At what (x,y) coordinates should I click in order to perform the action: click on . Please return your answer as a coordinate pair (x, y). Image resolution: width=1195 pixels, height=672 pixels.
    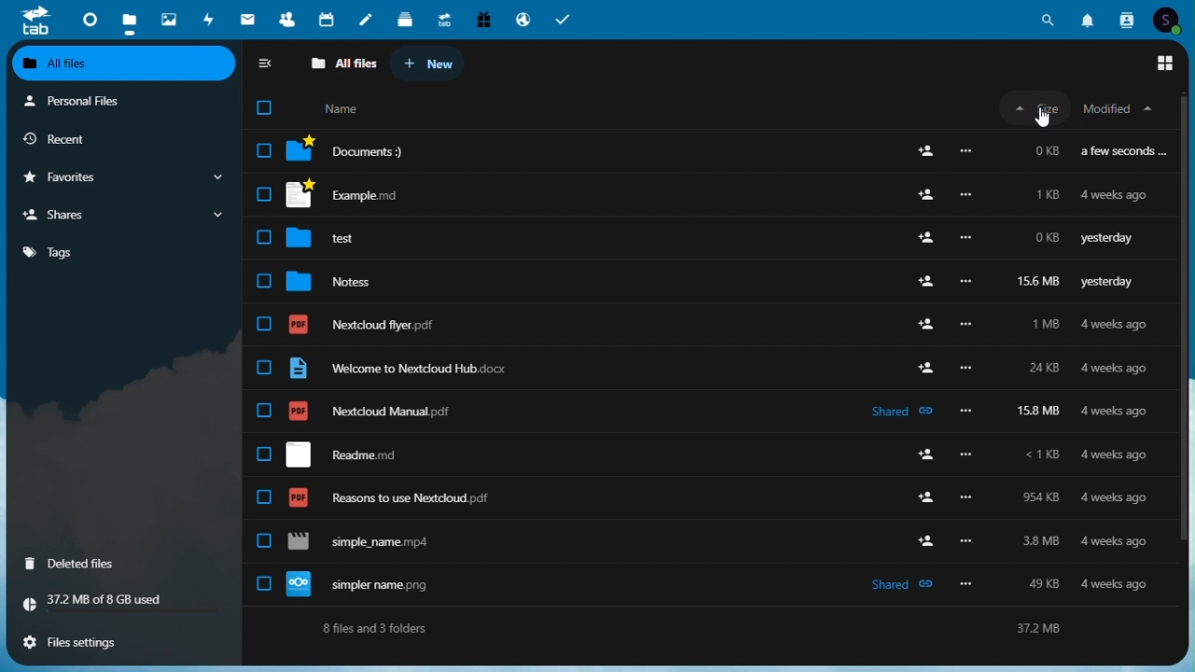
    Looking at the image, I should click on (122, 563).